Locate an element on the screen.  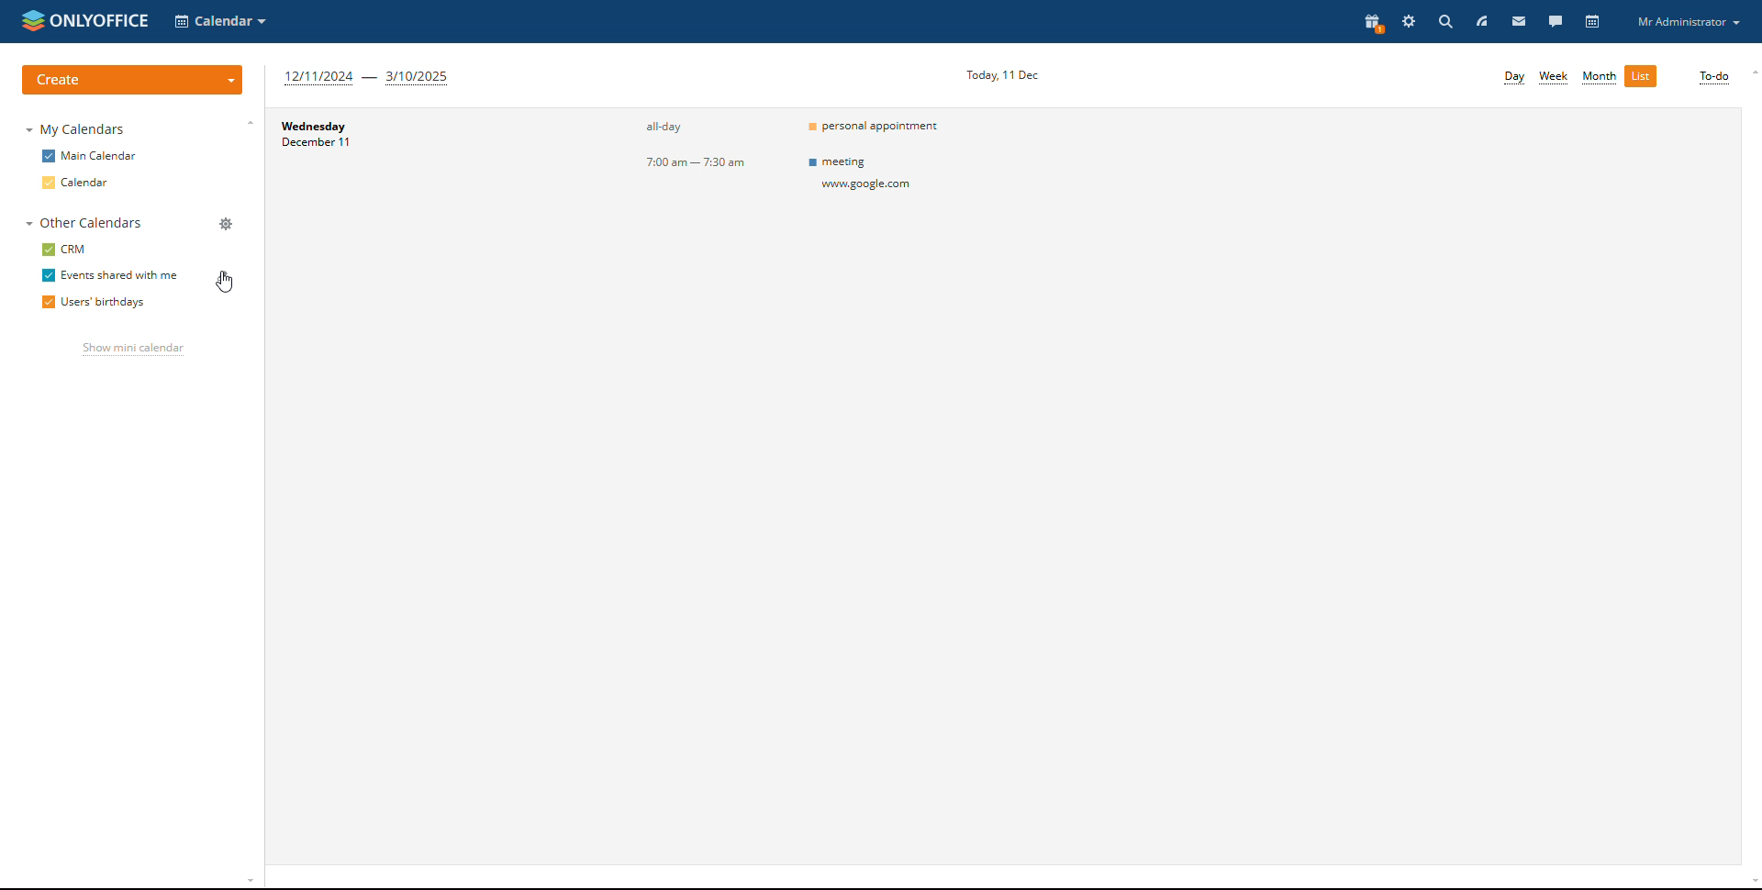
logo is located at coordinates (82, 21).